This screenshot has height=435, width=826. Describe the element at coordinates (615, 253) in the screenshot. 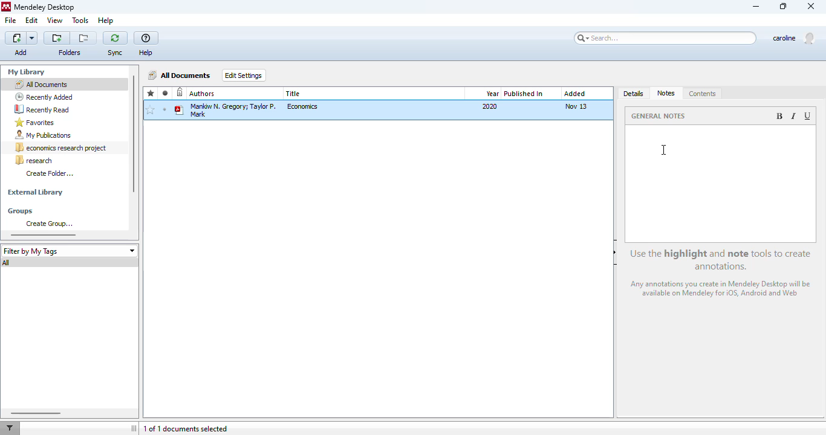

I see `hide` at that location.